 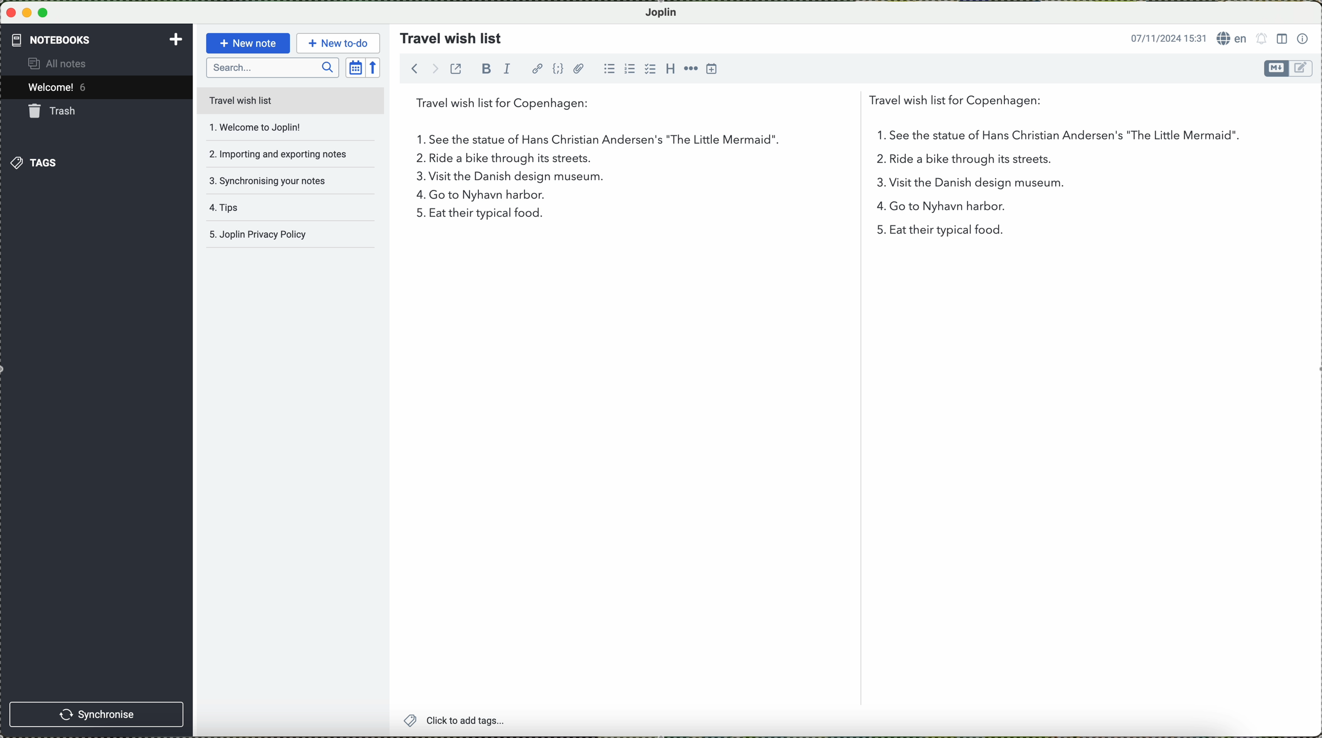 What do you see at coordinates (66, 64) in the screenshot?
I see `all notes` at bounding box center [66, 64].